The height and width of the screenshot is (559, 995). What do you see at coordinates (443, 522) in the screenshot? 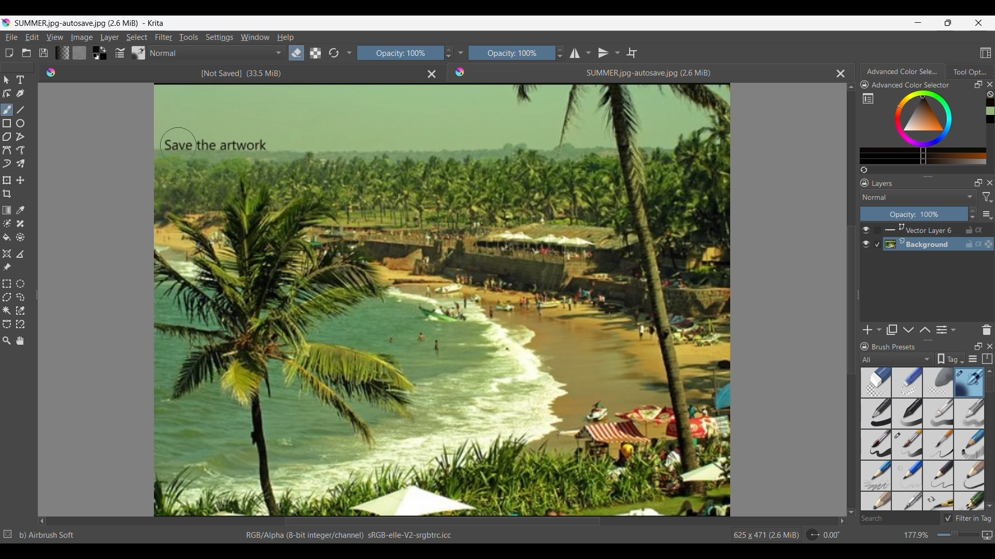
I see `Horizontal slide bar` at bounding box center [443, 522].